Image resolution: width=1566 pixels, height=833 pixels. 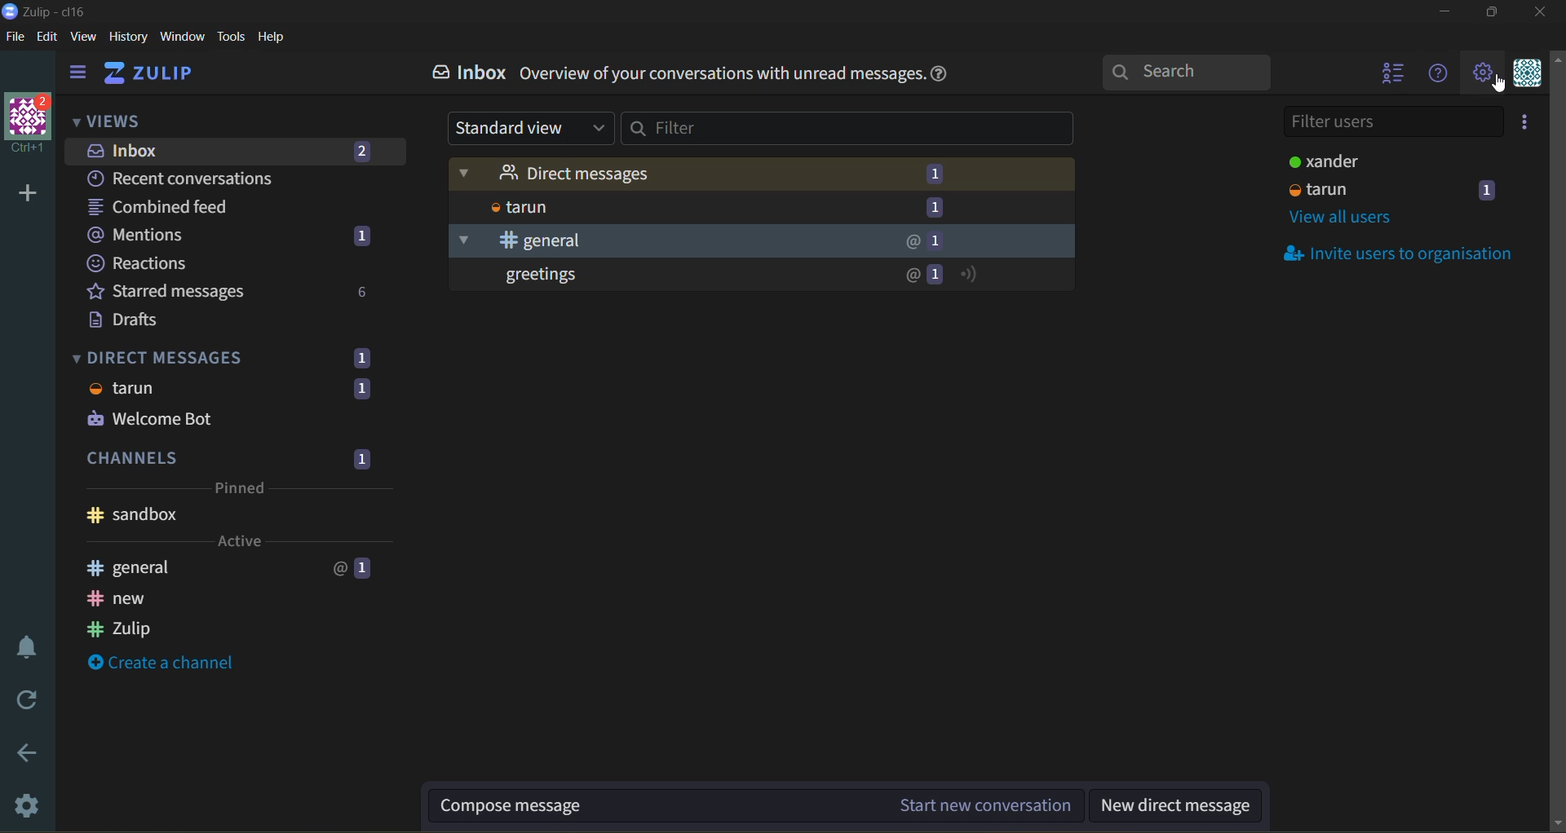 What do you see at coordinates (228, 179) in the screenshot?
I see `recent conversations` at bounding box center [228, 179].